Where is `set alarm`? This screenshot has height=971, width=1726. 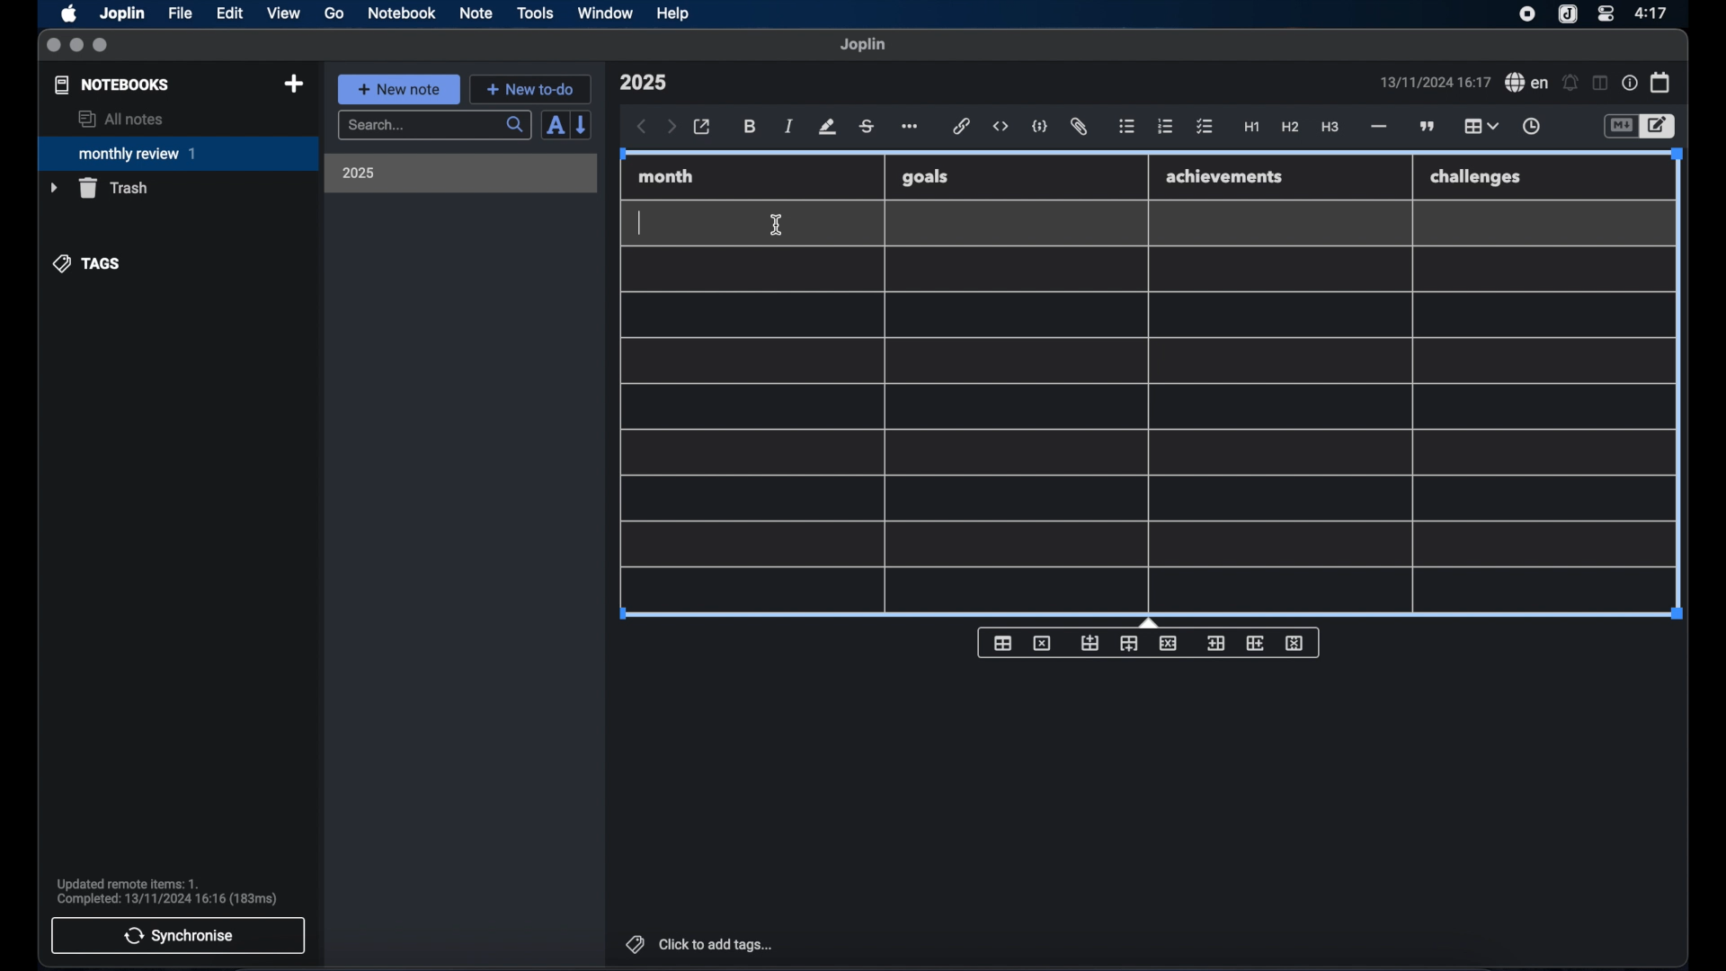
set alarm is located at coordinates (1570, 84).